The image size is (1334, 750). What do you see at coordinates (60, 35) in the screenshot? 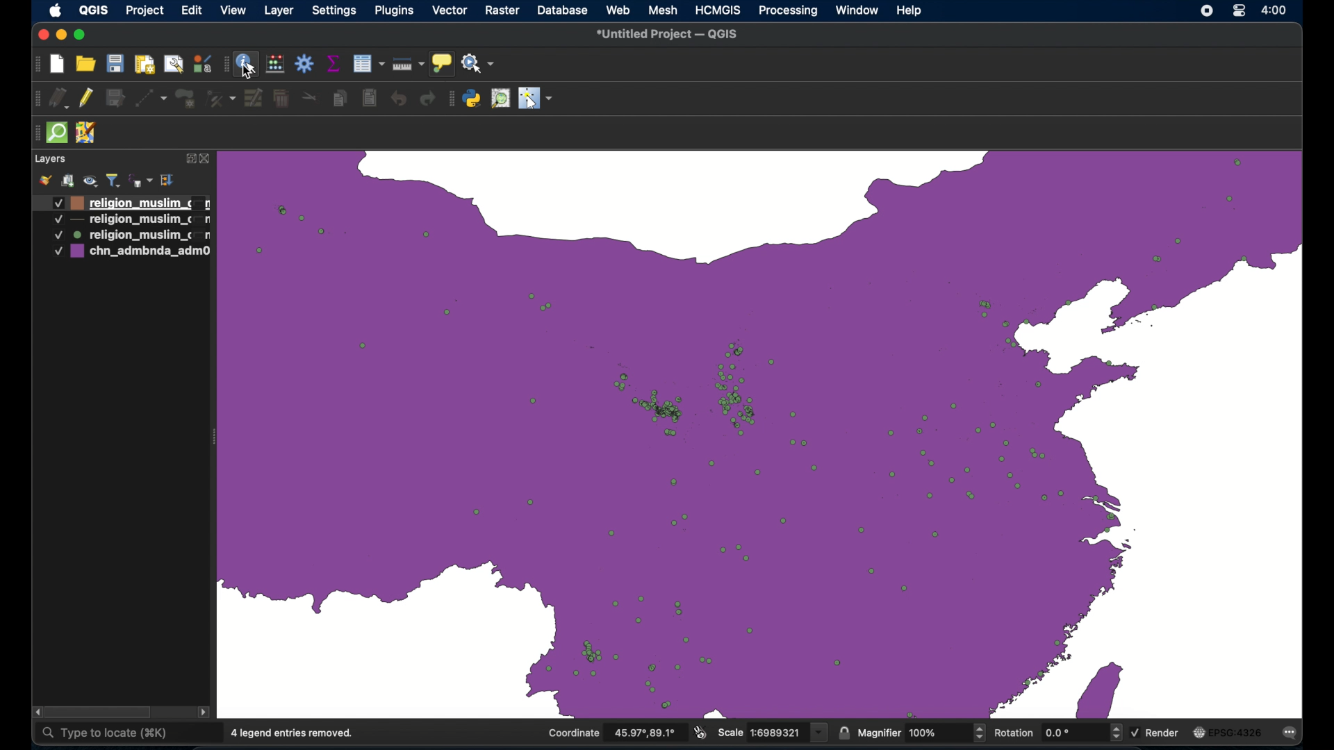
I see `minimize` at bounding box center [60, 35].